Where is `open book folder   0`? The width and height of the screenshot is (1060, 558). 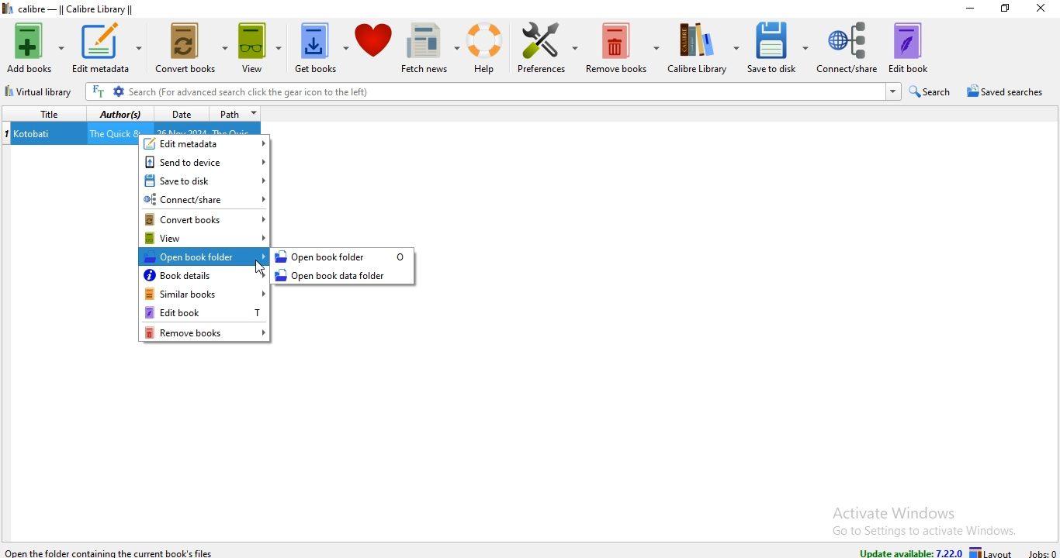
open book folder   0 is located at coordinates (342, 257).